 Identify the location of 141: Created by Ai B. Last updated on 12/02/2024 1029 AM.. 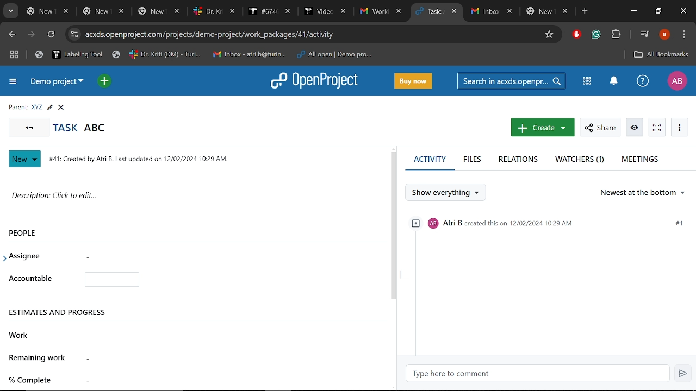
(144, 157).